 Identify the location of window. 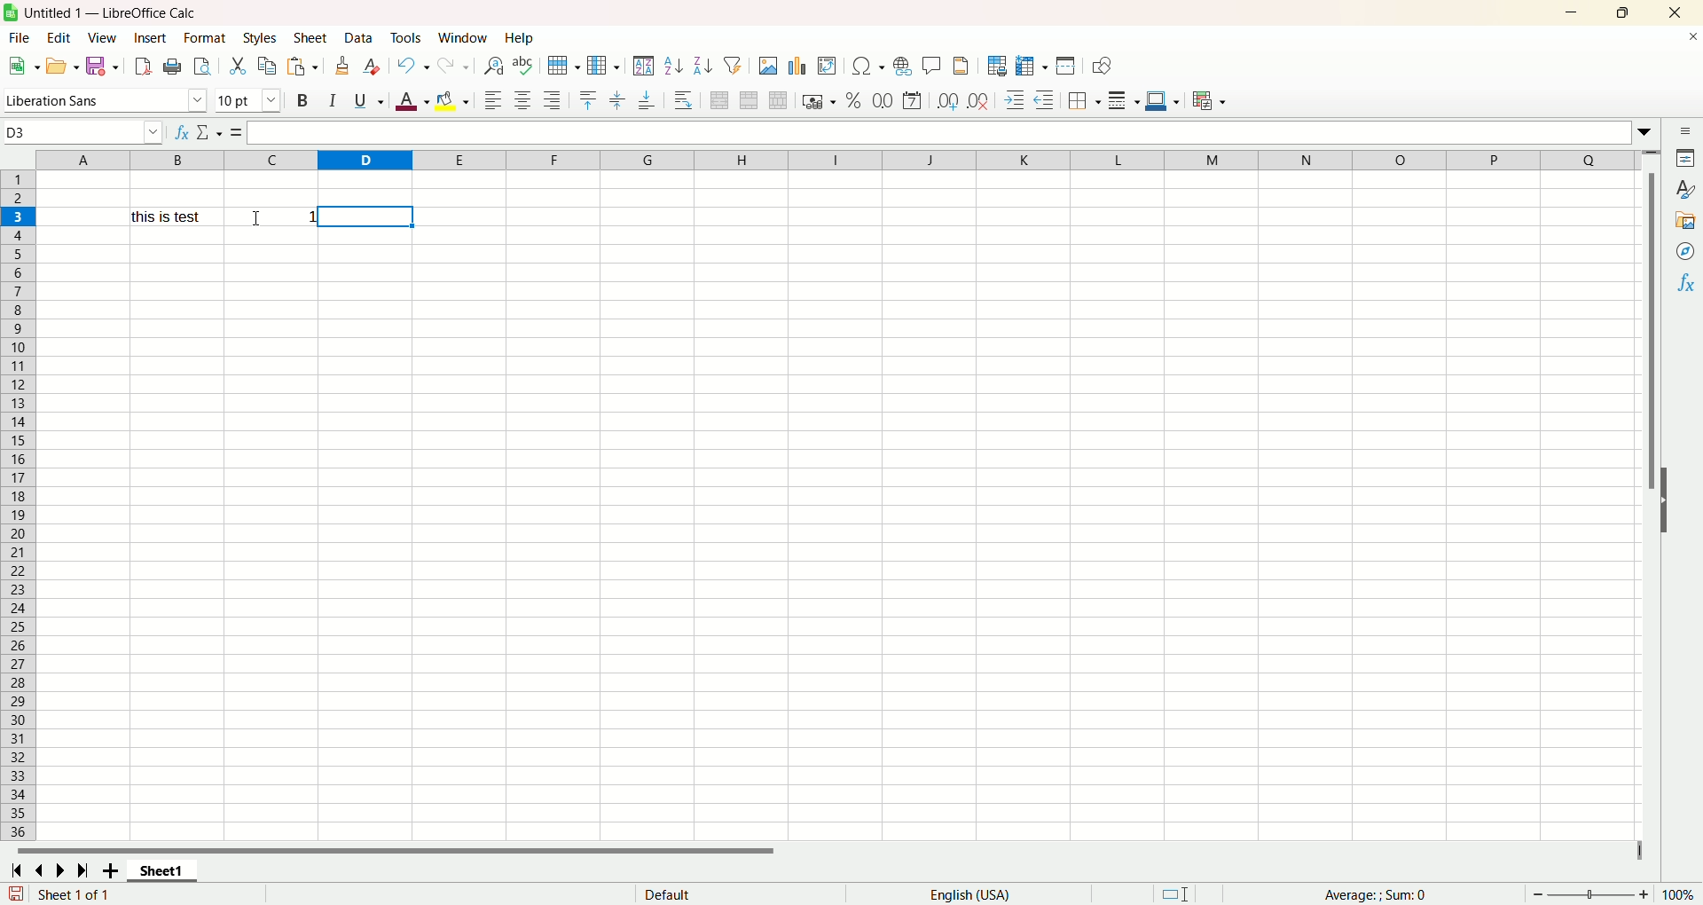
(465, 37).